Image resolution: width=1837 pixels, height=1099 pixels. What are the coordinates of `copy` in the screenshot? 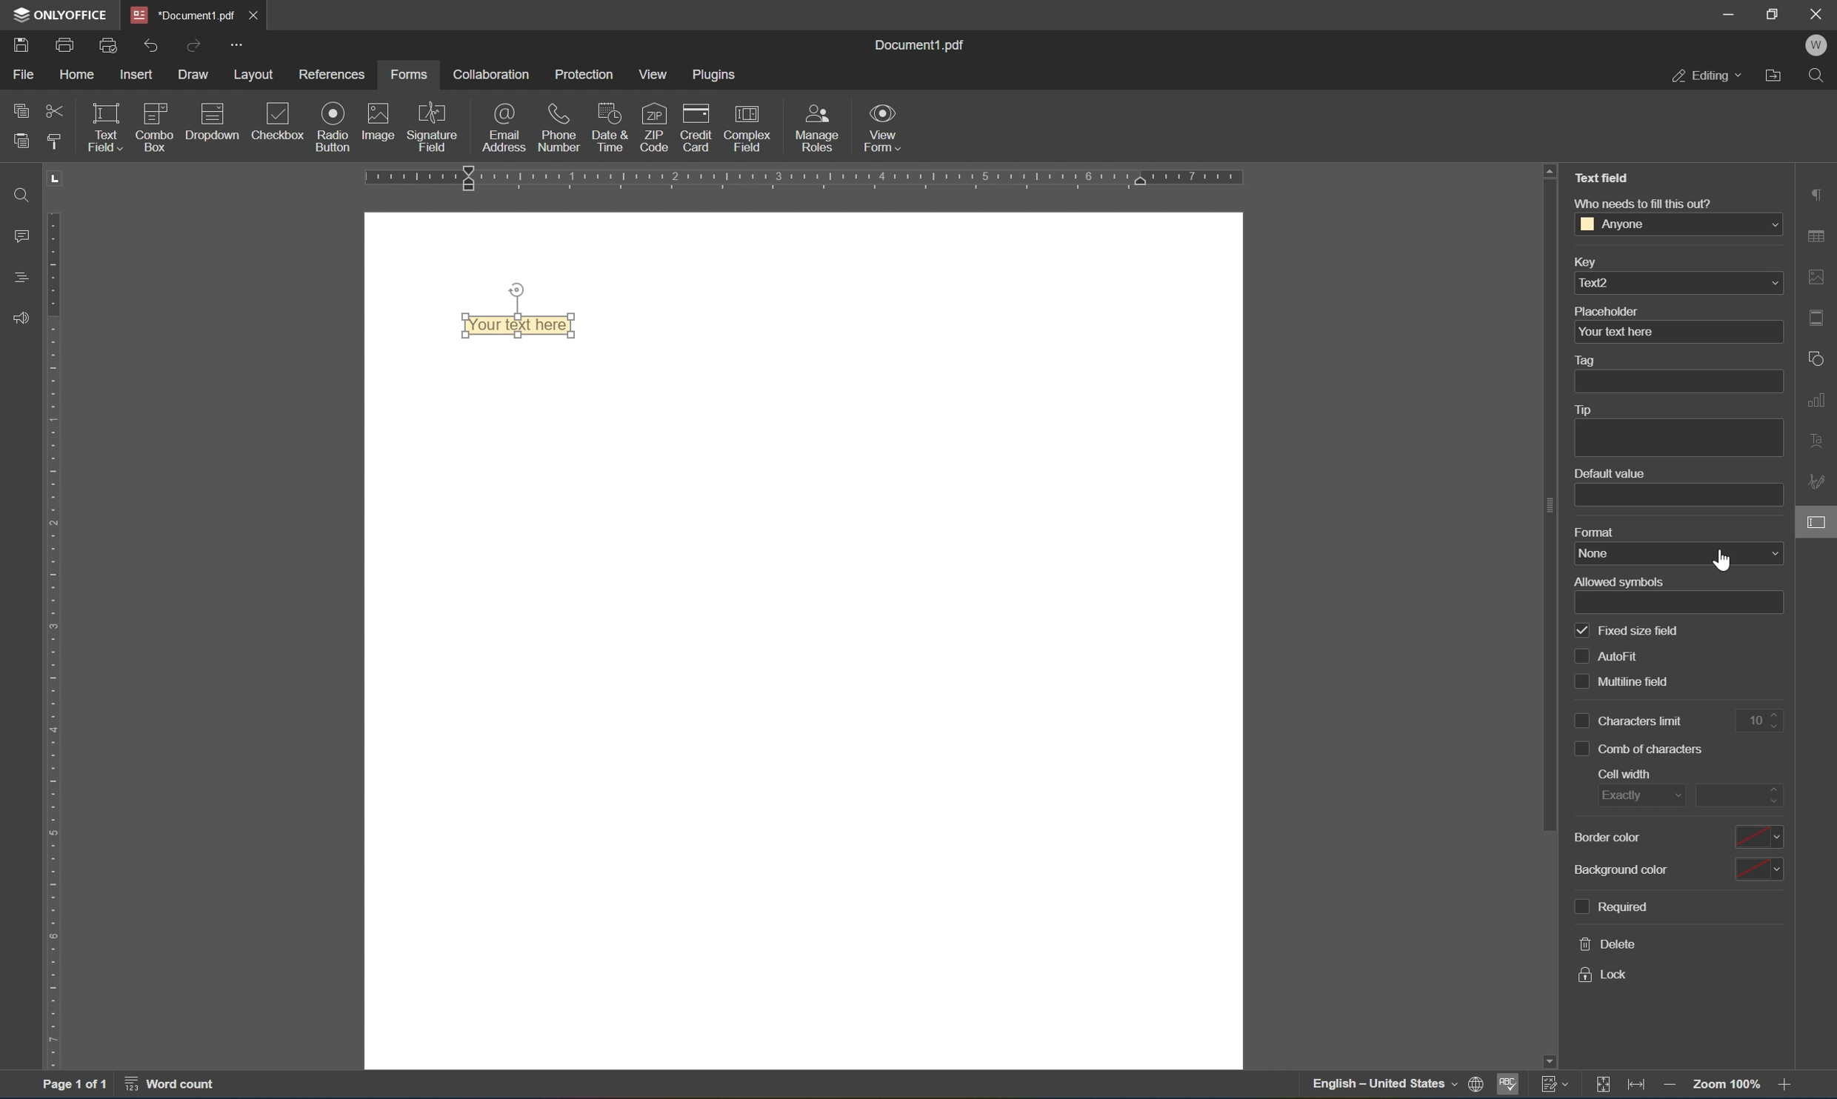 It's located at (17, 110).